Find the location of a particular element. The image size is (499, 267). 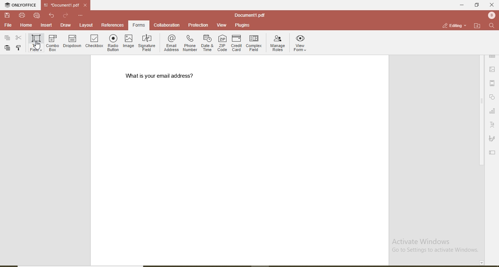

page down is located at coordinates (481, 263).